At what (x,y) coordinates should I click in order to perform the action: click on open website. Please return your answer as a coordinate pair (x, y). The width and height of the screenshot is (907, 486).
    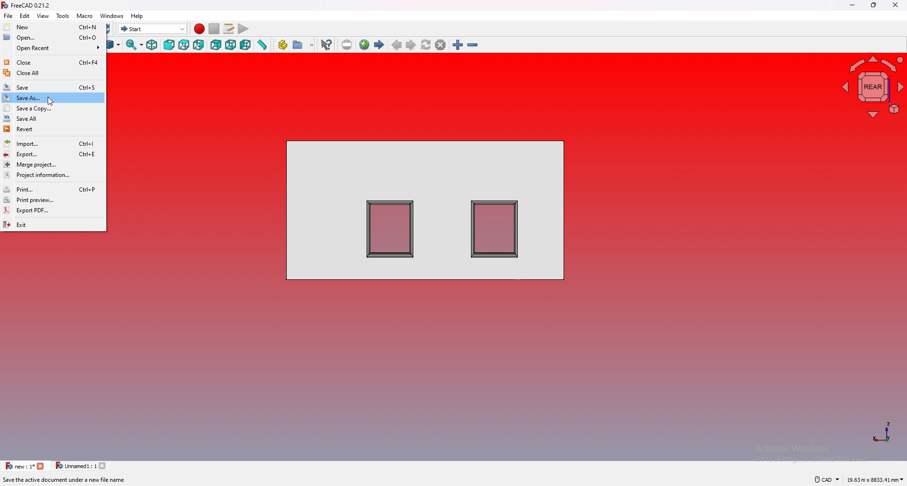
    Looking at the image, I should click on (364, 45).